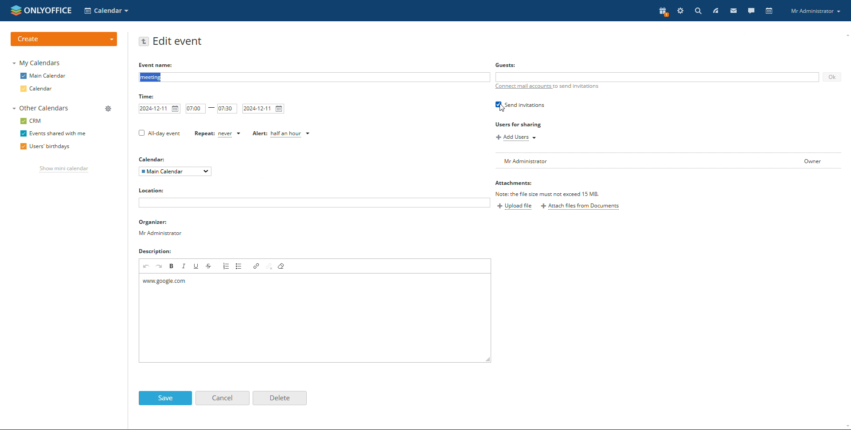  What do you see at coordinates (520, 105) in the screenshot?
I see `send invitations` at bounding box center [520, 105].